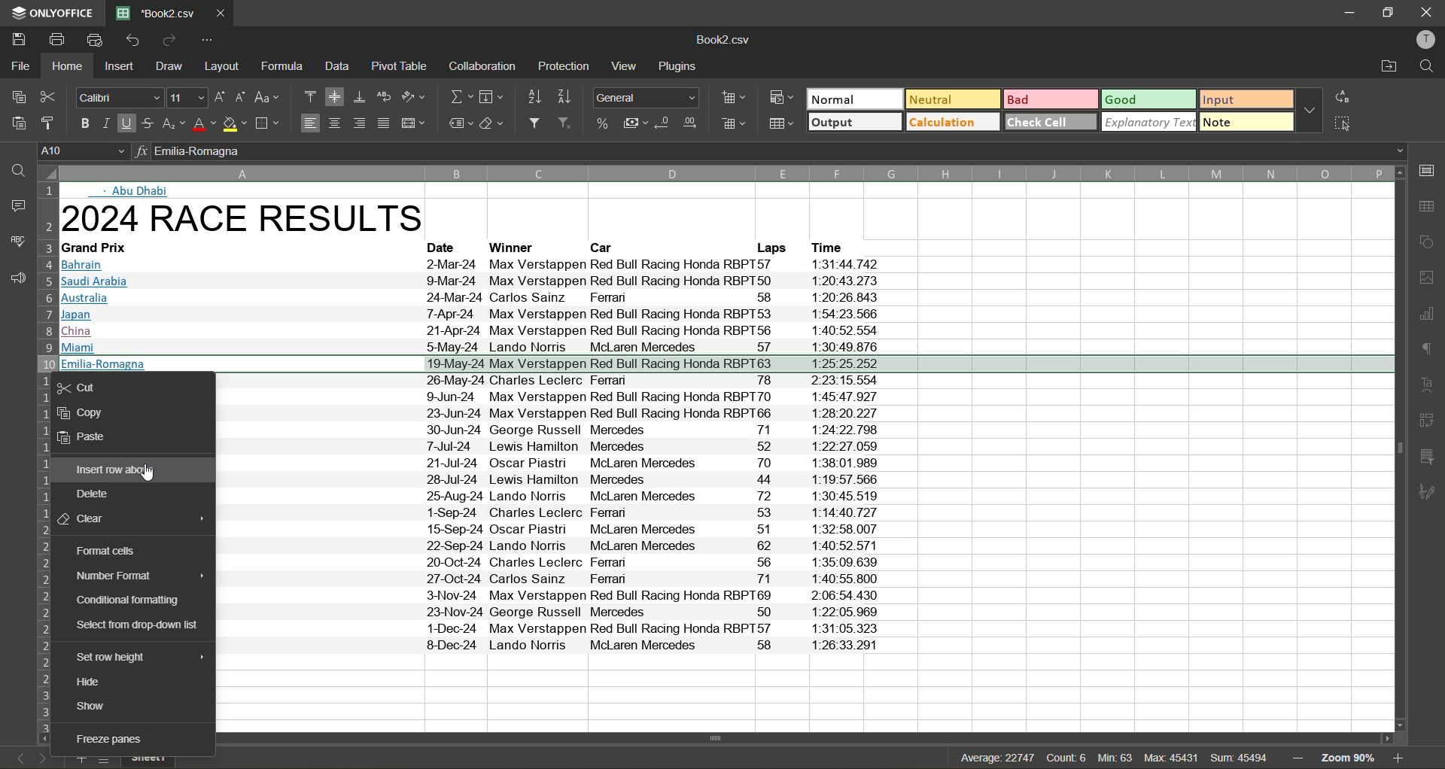 The image size is (1445, 769). I want to click on Time, so click(832, 246).